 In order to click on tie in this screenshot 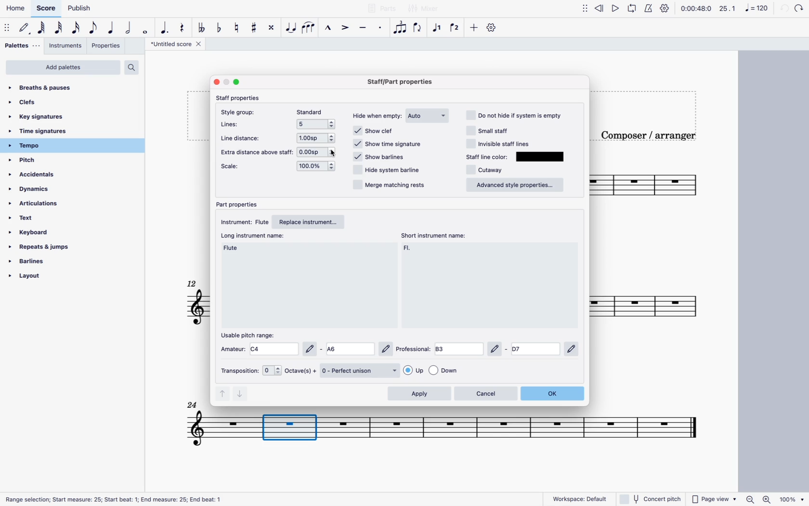, I will do `click(290, 27)`.